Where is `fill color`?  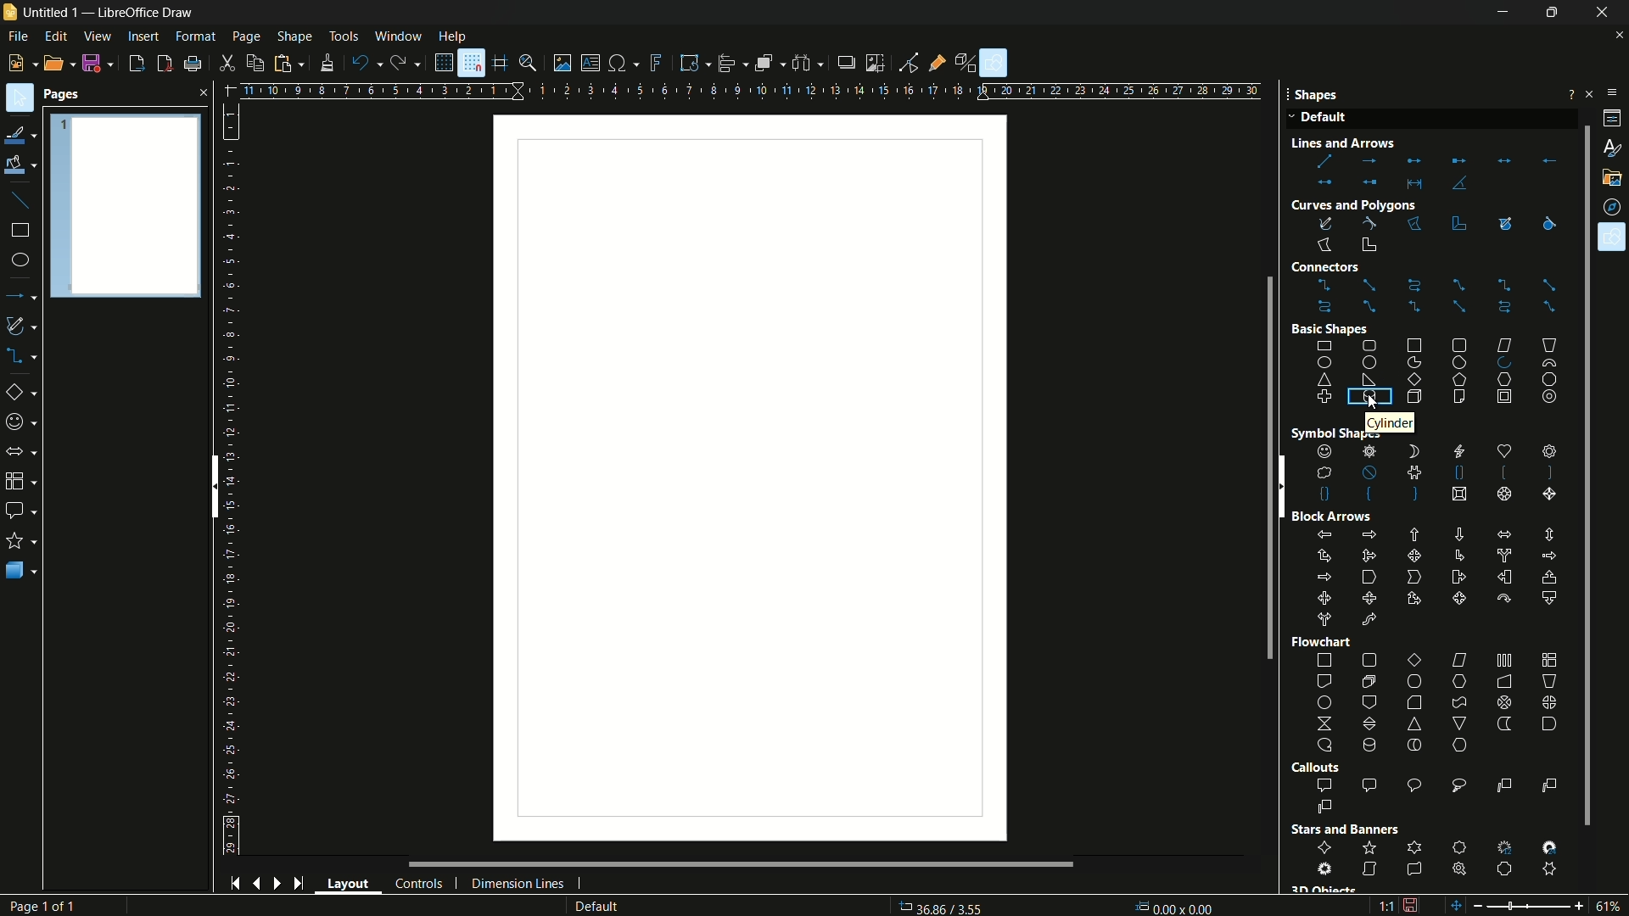
fill color is located at coordinates (20, 165).